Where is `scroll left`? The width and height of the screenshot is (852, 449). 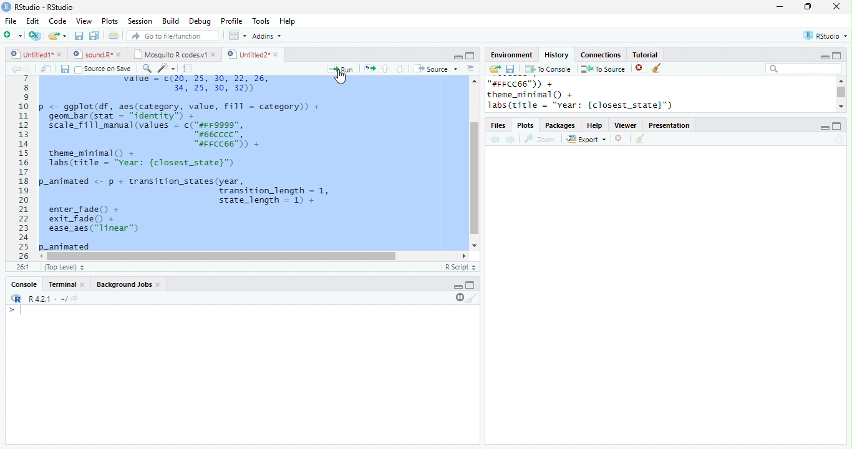 scroll left is located at coordinates (464, 256).